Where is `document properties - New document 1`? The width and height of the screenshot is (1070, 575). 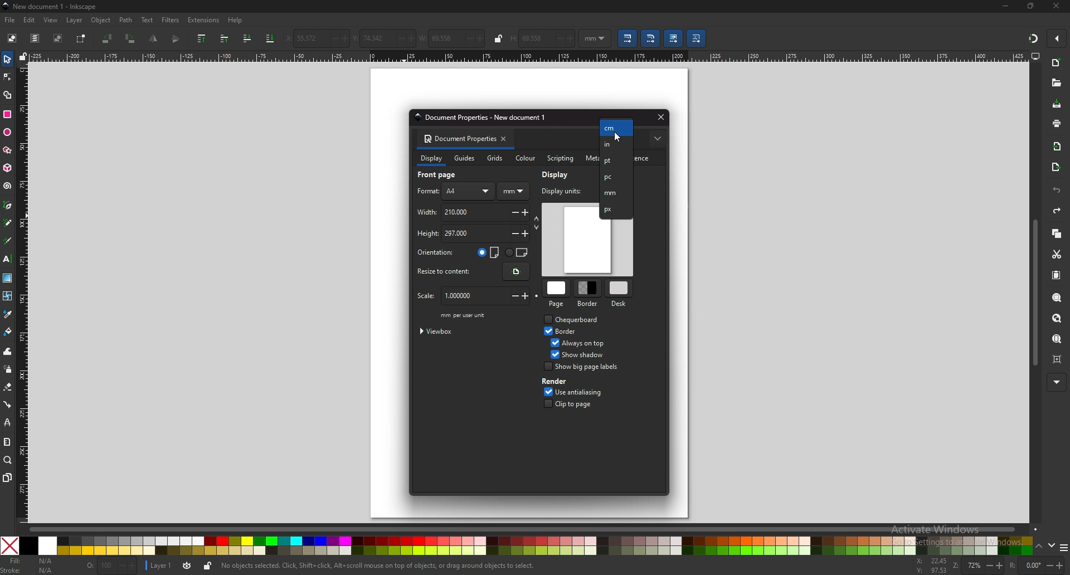 document properties - New document 1 is located at coordinates (483, 118).